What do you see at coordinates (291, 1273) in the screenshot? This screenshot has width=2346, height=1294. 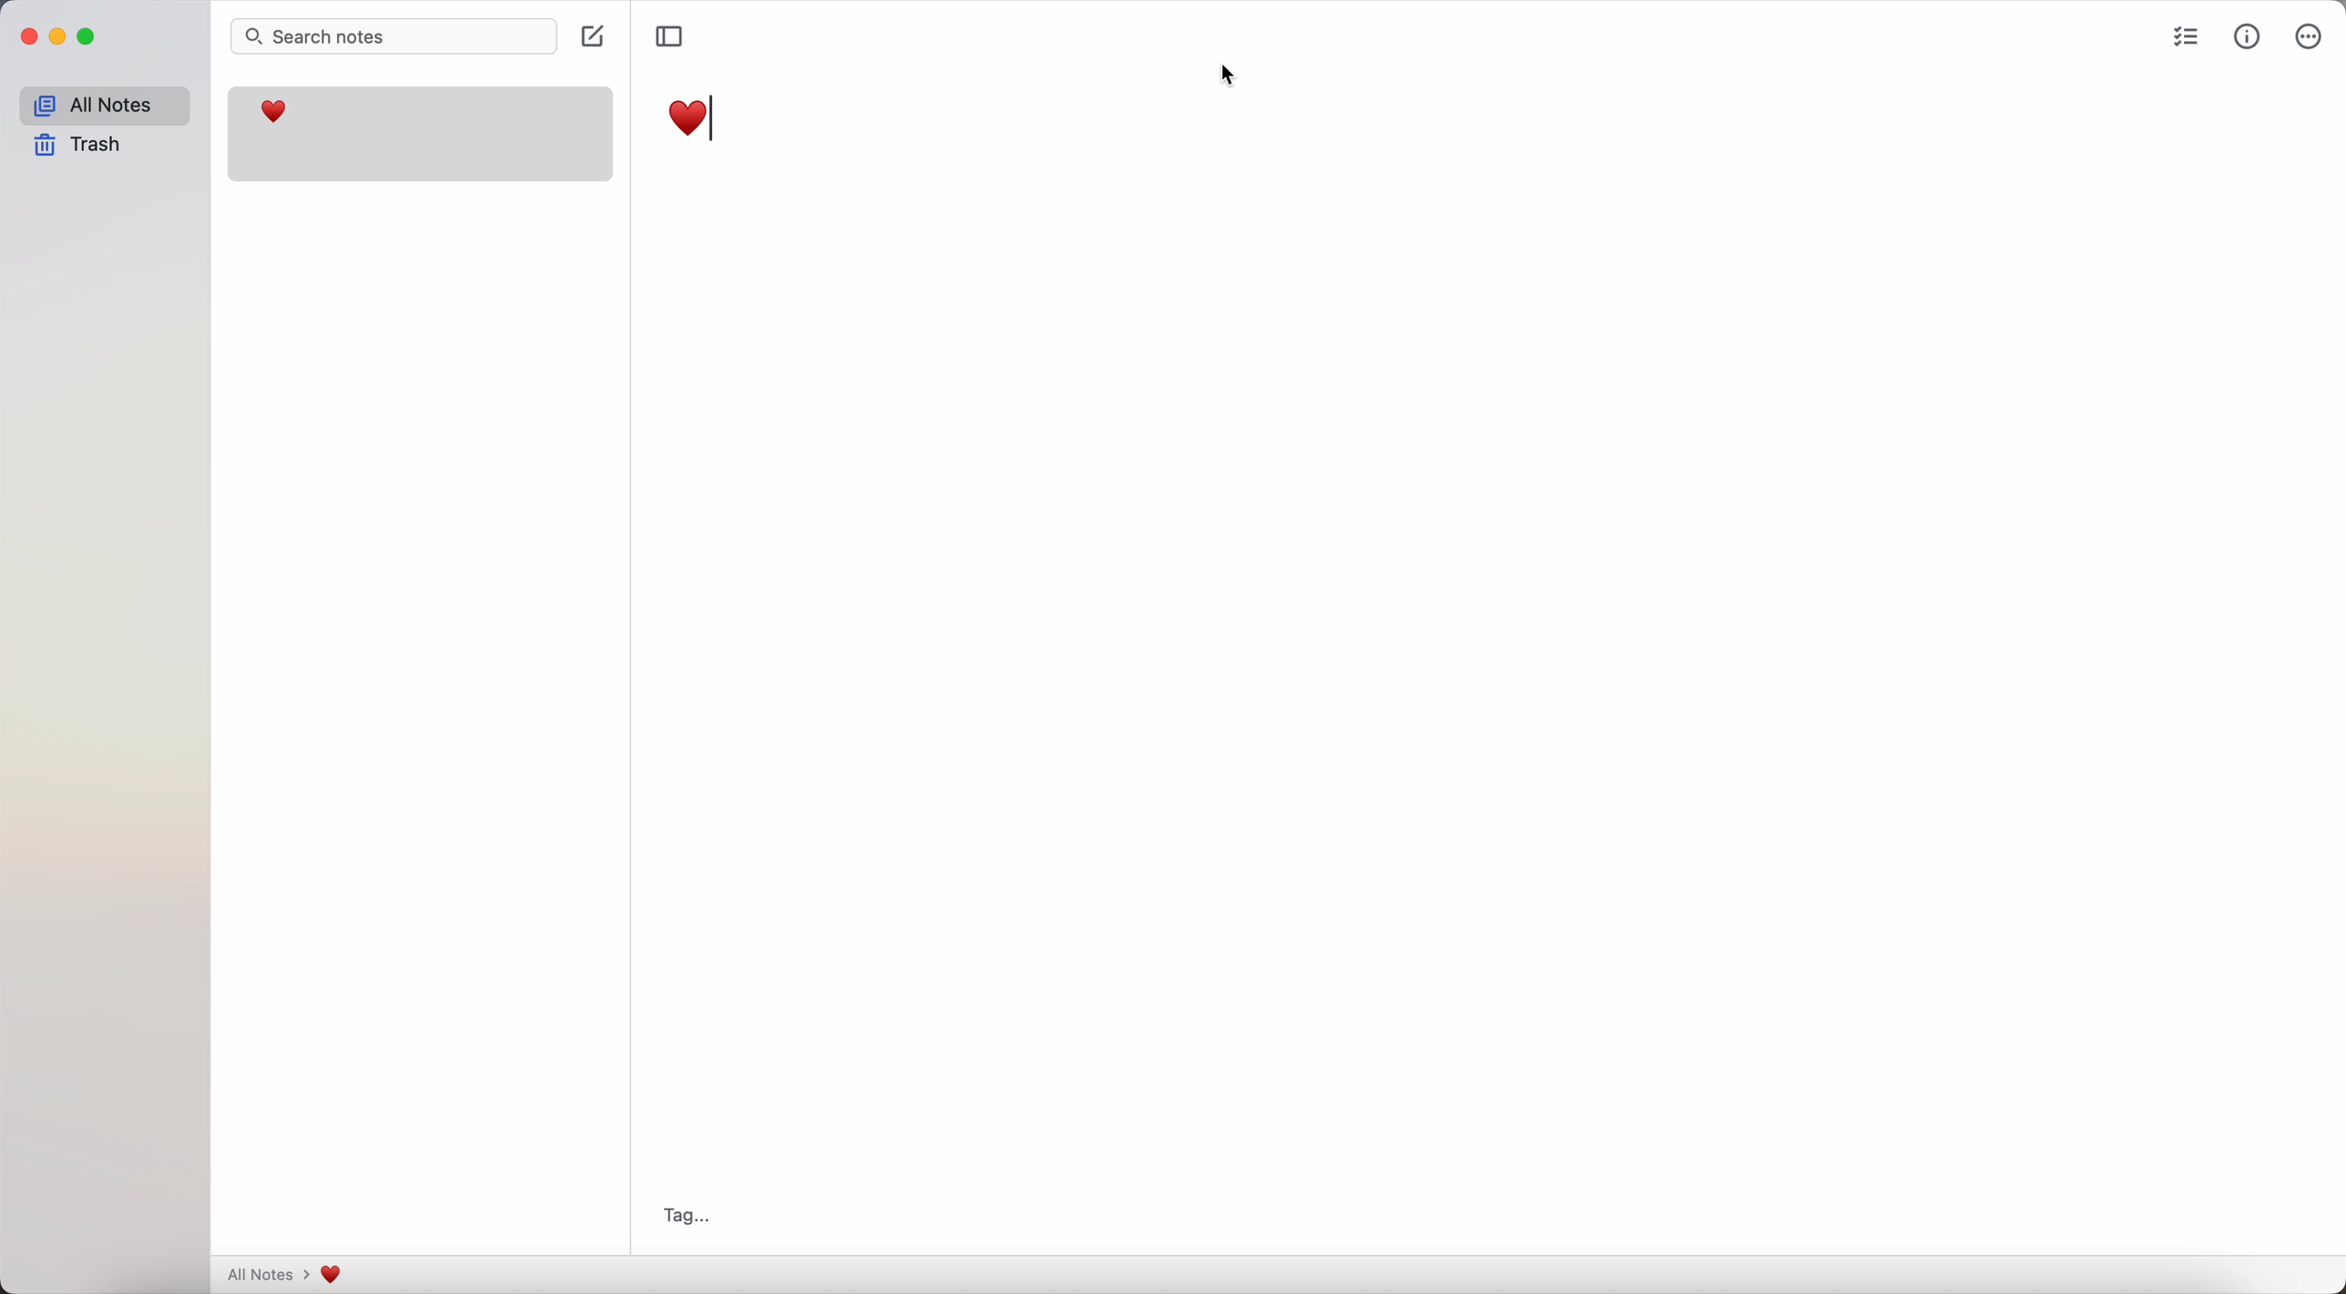 I see `all notes > heart emoji` at bounding box center [291, 1273].